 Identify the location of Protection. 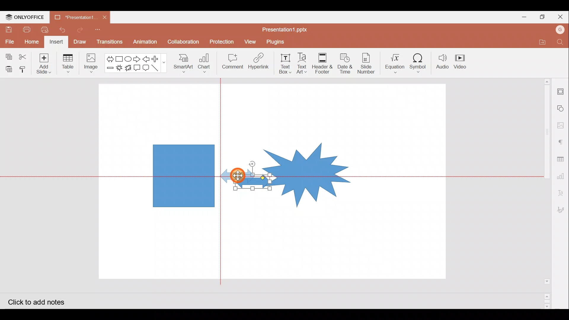
(222, 41).